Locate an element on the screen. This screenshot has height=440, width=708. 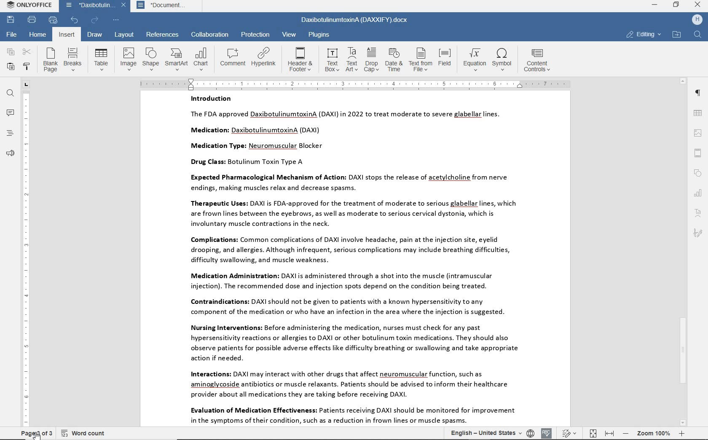
comments is located at coordinates (10, 113).